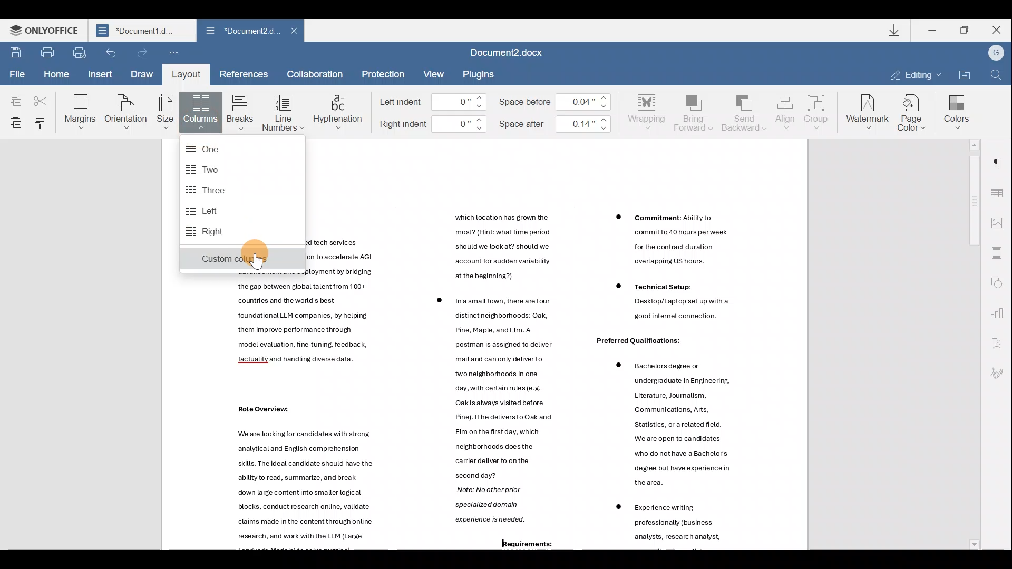  I want to click on Size, so click(166, 113).